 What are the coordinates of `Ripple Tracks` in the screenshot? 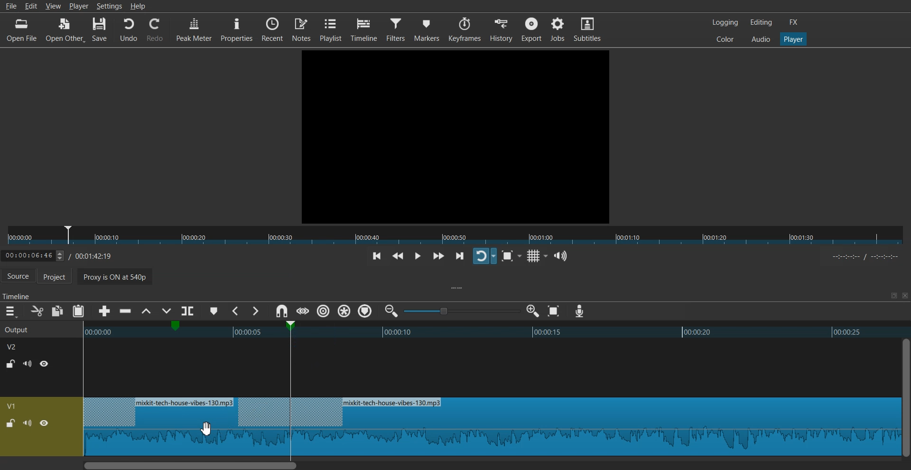 It's located at (366, 311).